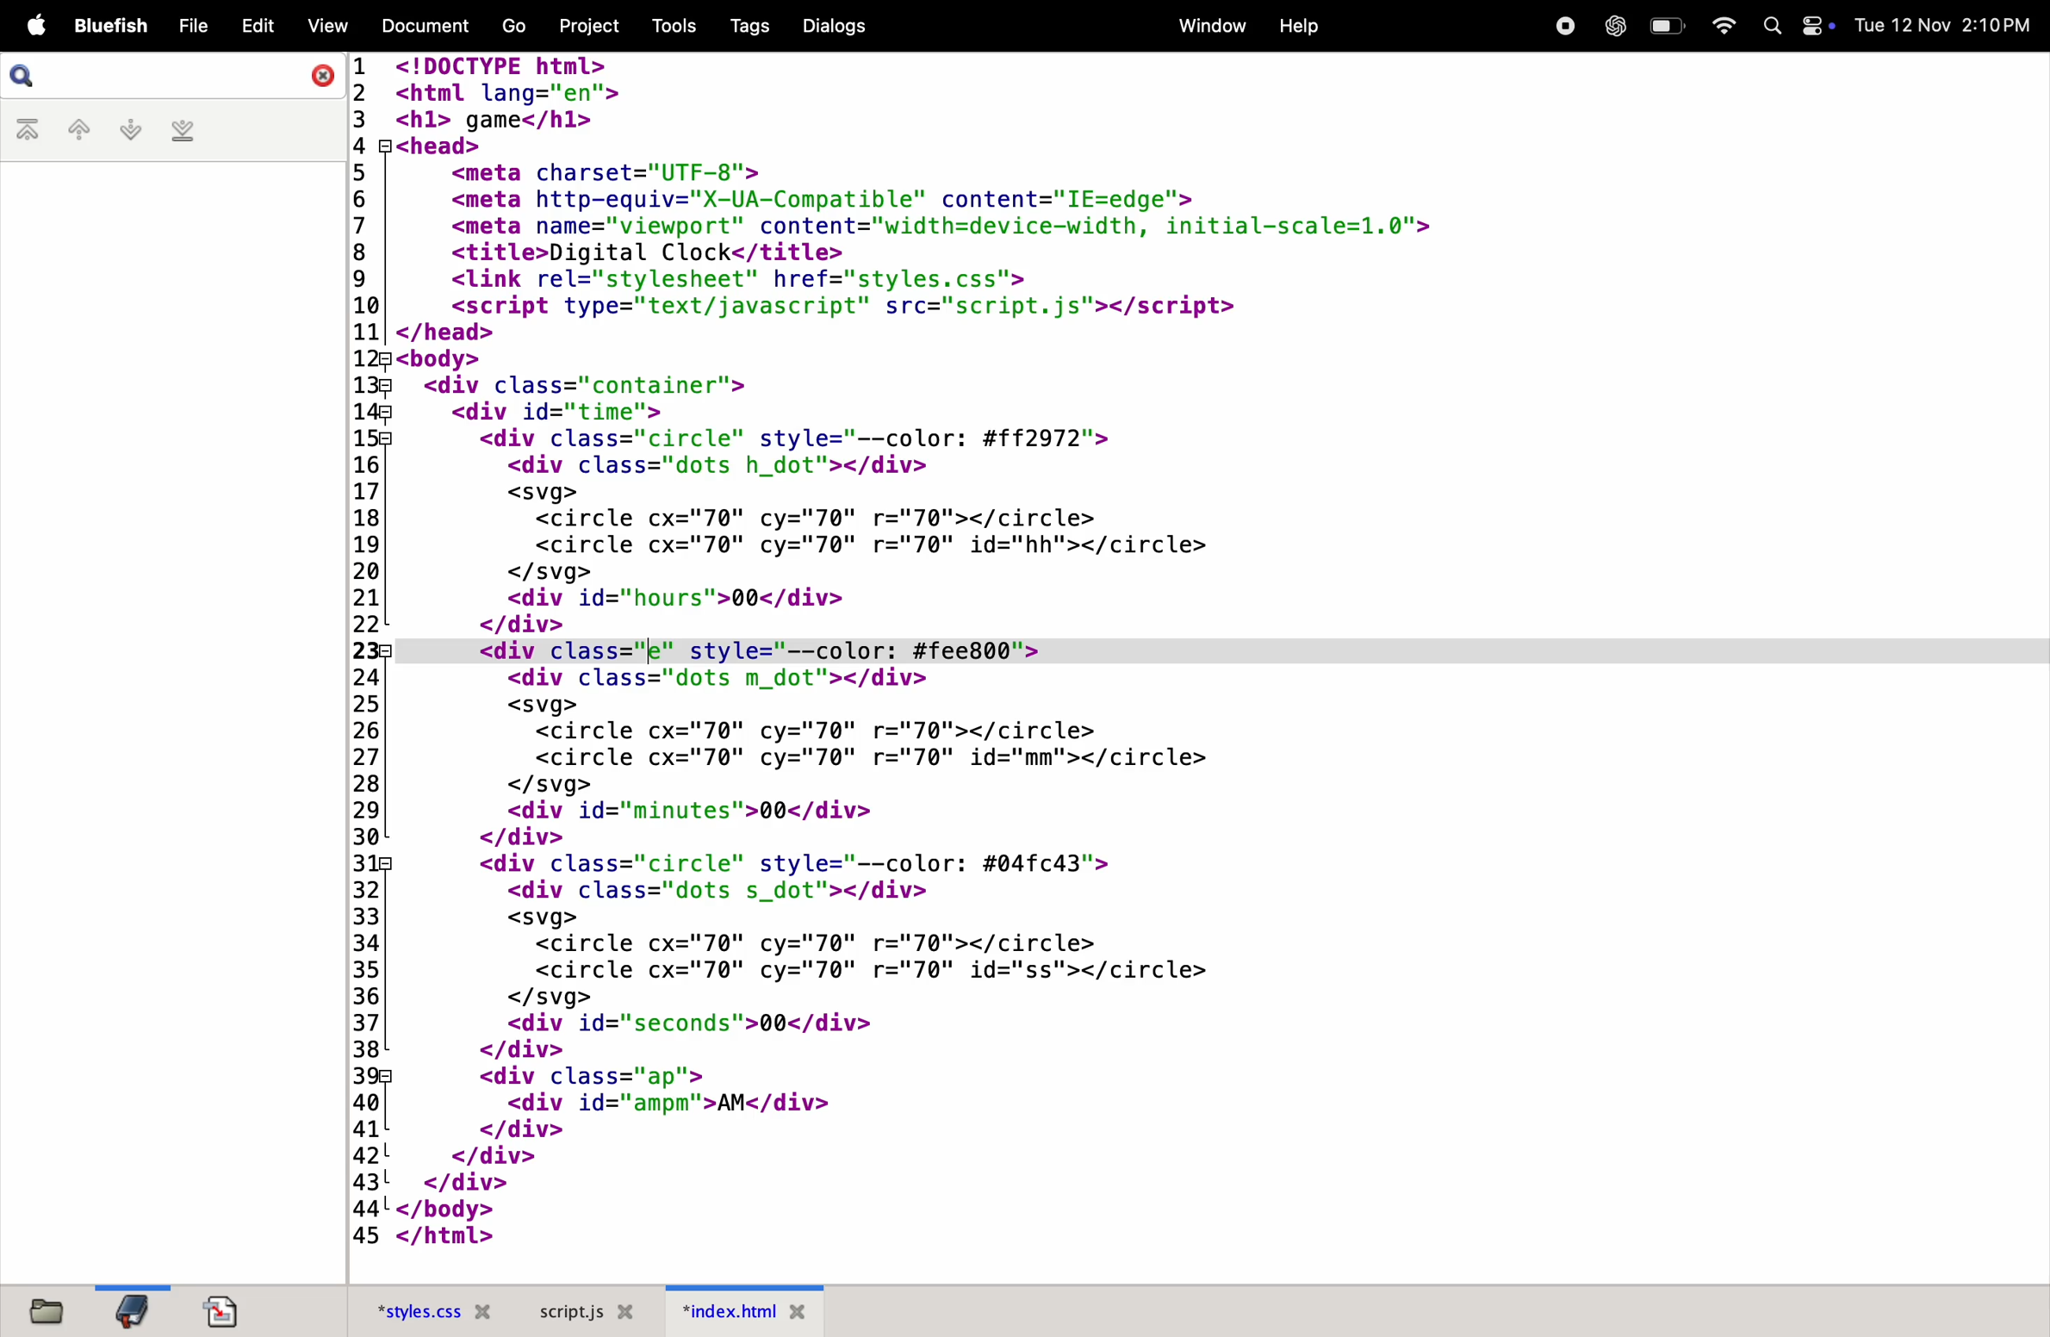 Image resolution: width=2050 pixels, height=1337 pixels. What do you see at coordinates (1774, 24) in the screenshot?
I see `Search` at bounding box center [1774, 24].